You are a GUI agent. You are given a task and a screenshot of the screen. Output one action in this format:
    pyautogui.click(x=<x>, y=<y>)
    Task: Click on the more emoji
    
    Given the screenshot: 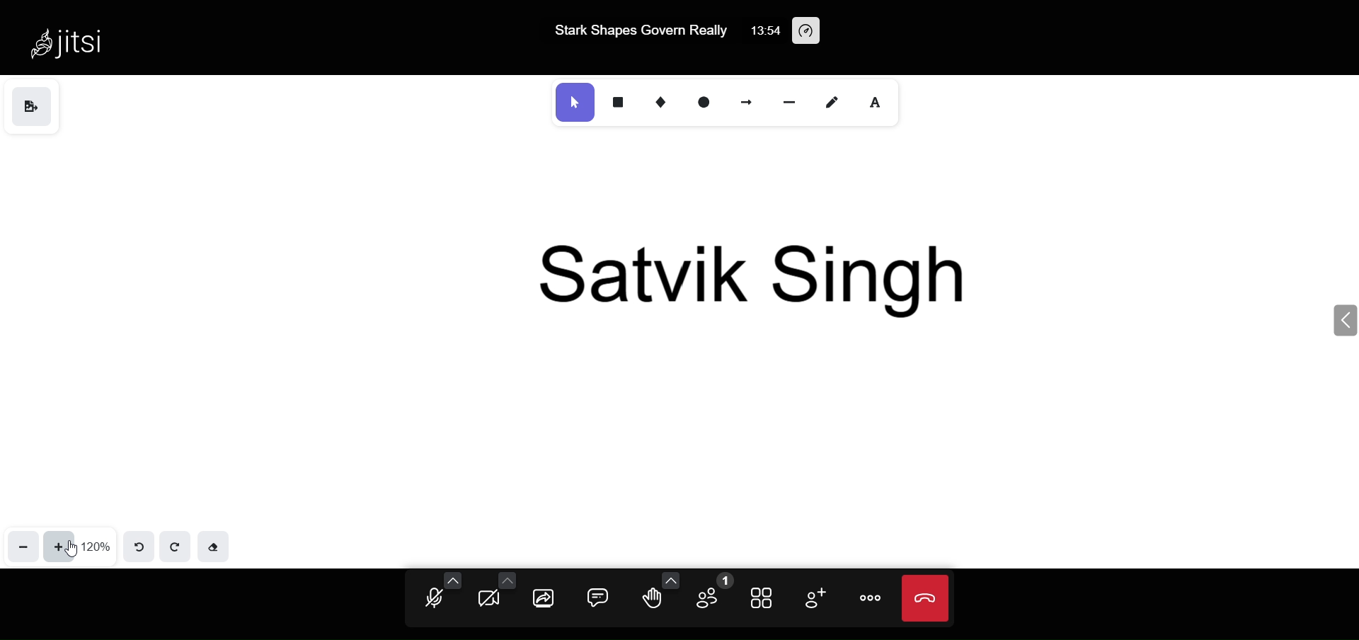 What is the action you would take?
    pyautogui.click(x=670, y=579)
    